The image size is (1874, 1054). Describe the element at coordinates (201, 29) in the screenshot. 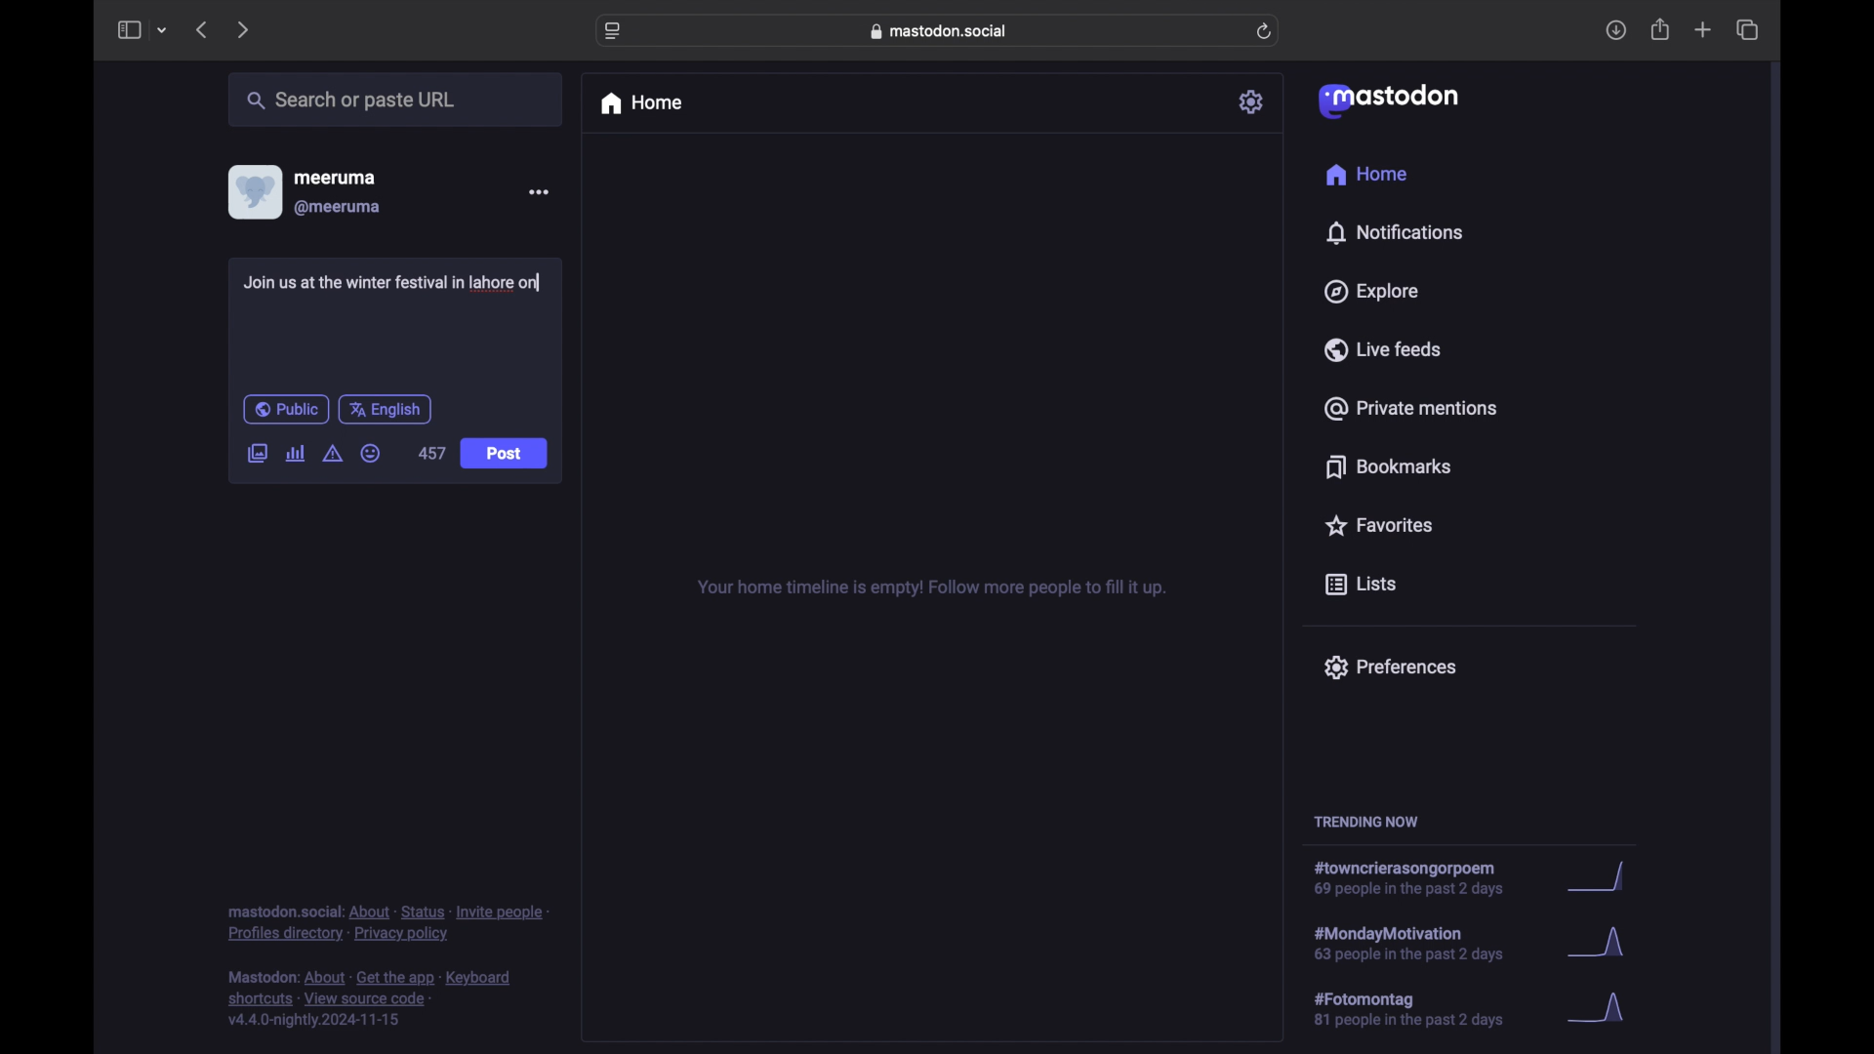

I see `previous` at that location.